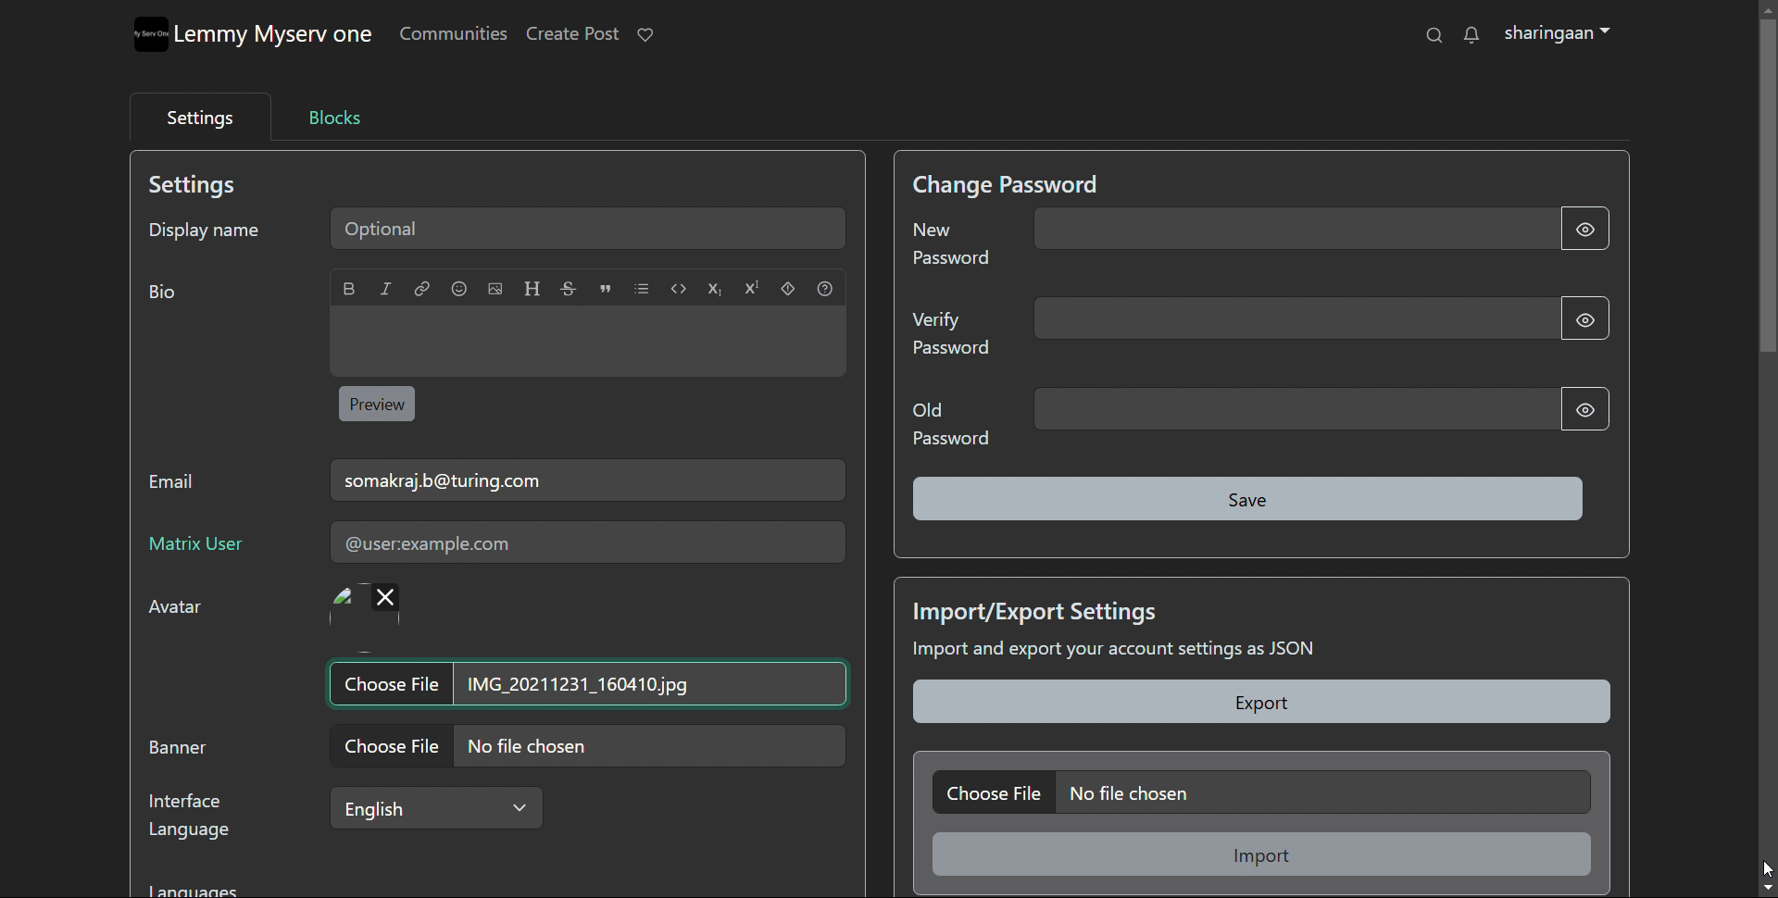  I want to click on Choose file, so click(388, 683).